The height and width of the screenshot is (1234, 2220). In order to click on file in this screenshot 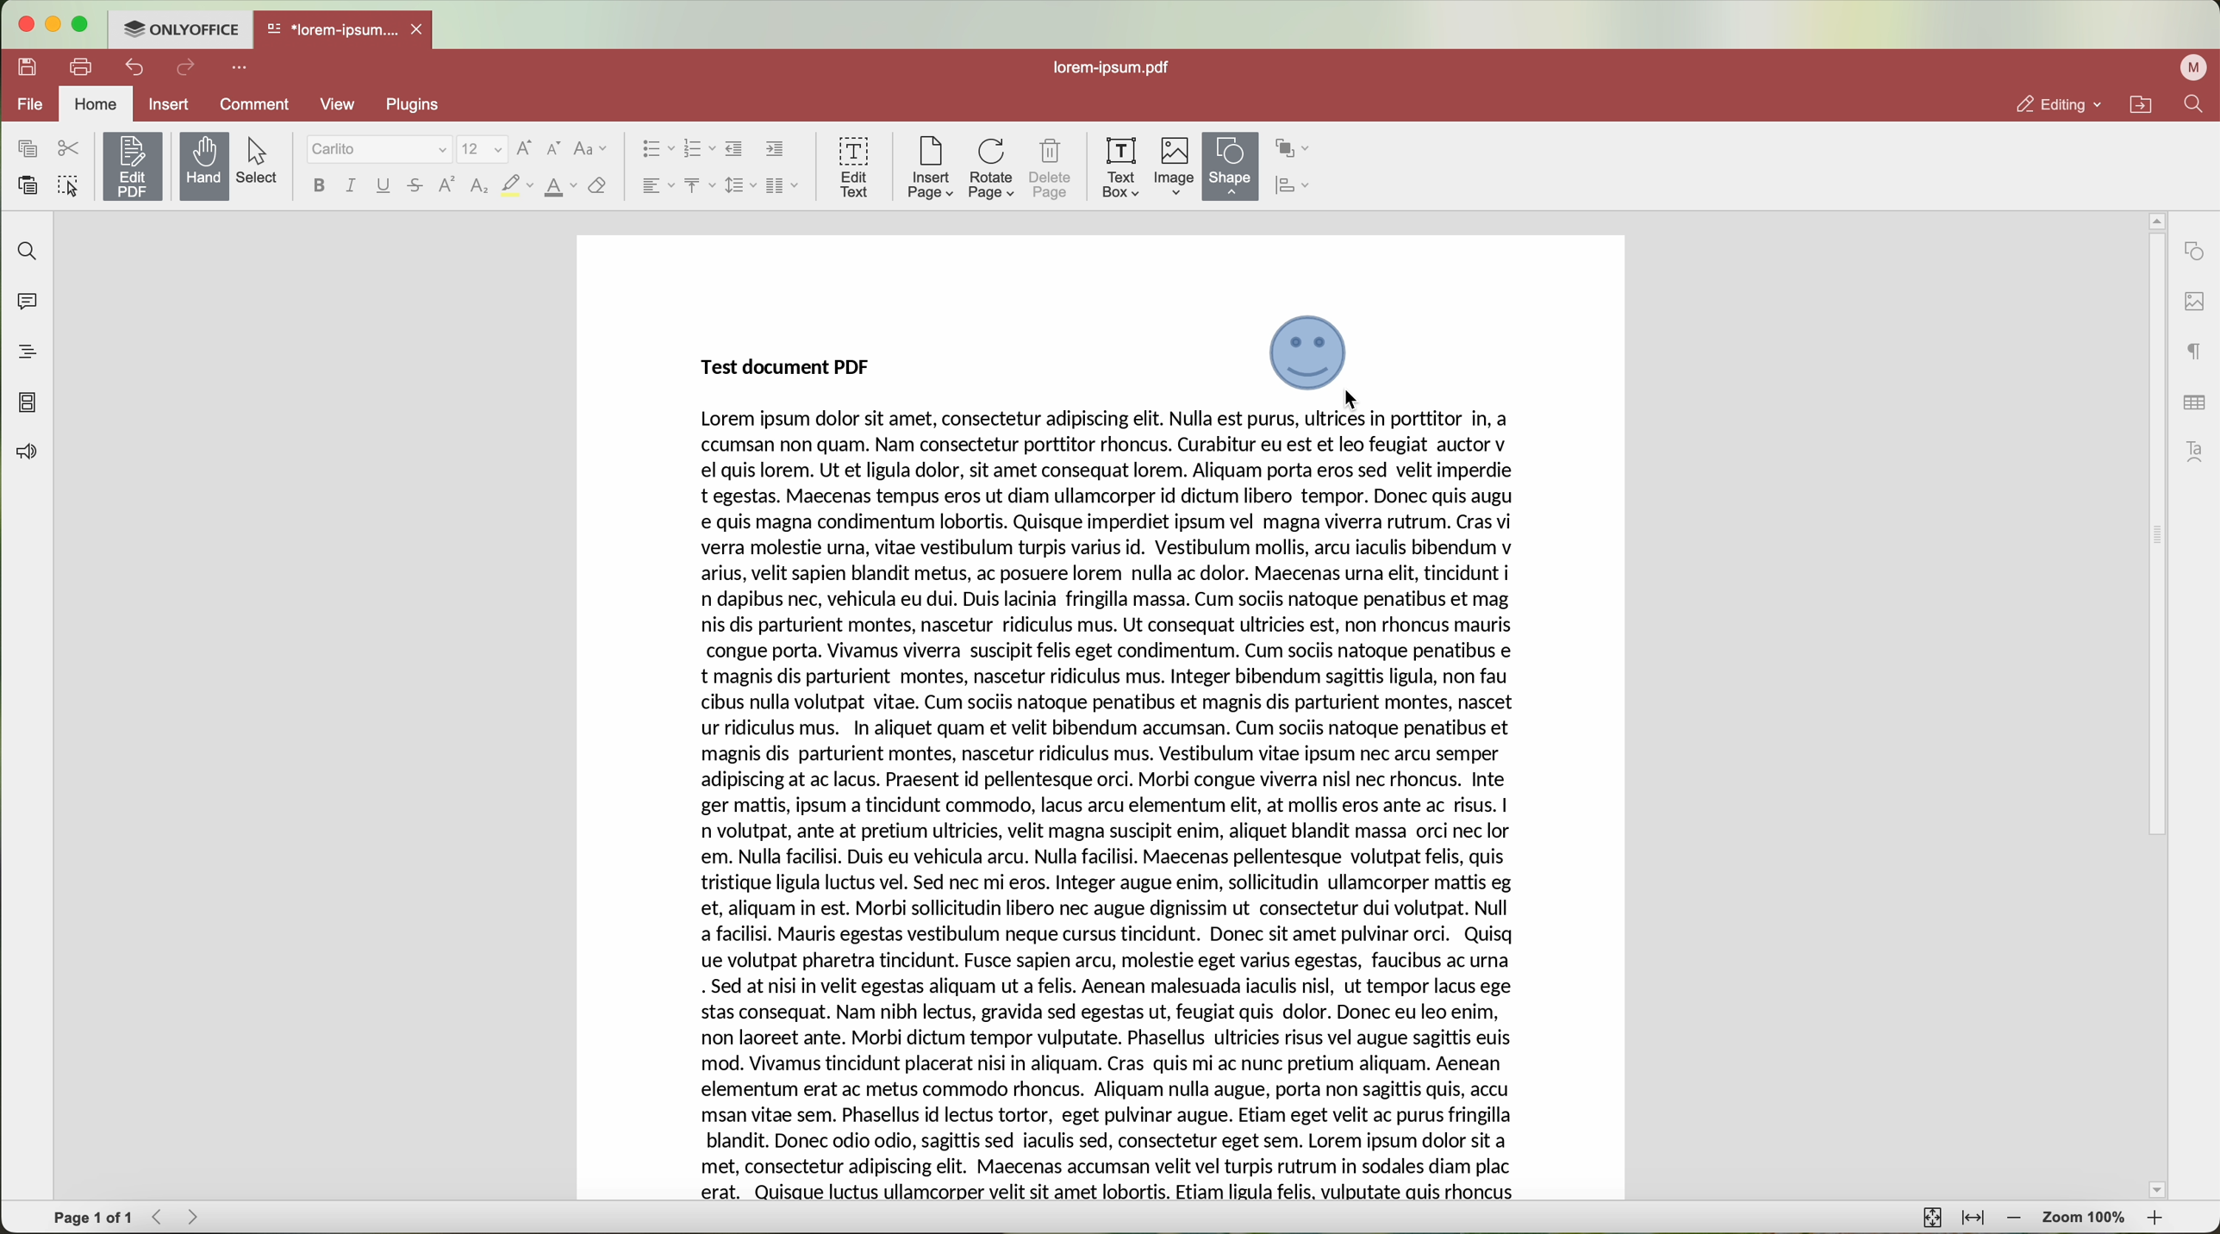, I will do `click(29, 103)`.